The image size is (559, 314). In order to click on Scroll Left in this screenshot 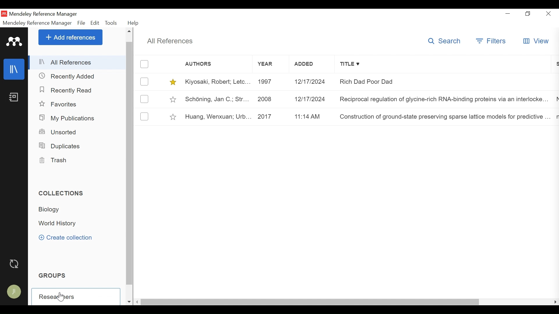, I will do `click(556, 302)`.